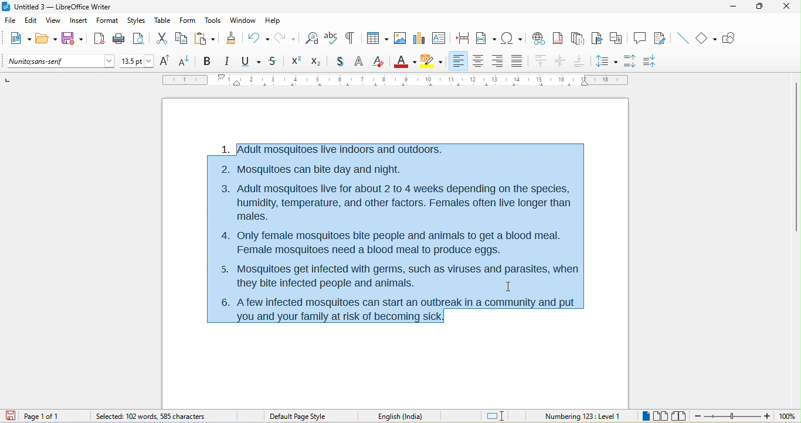  What do you see at coordinates (561, 62) in the screenshot?
I see `align center` at bounding box center [561, 62].